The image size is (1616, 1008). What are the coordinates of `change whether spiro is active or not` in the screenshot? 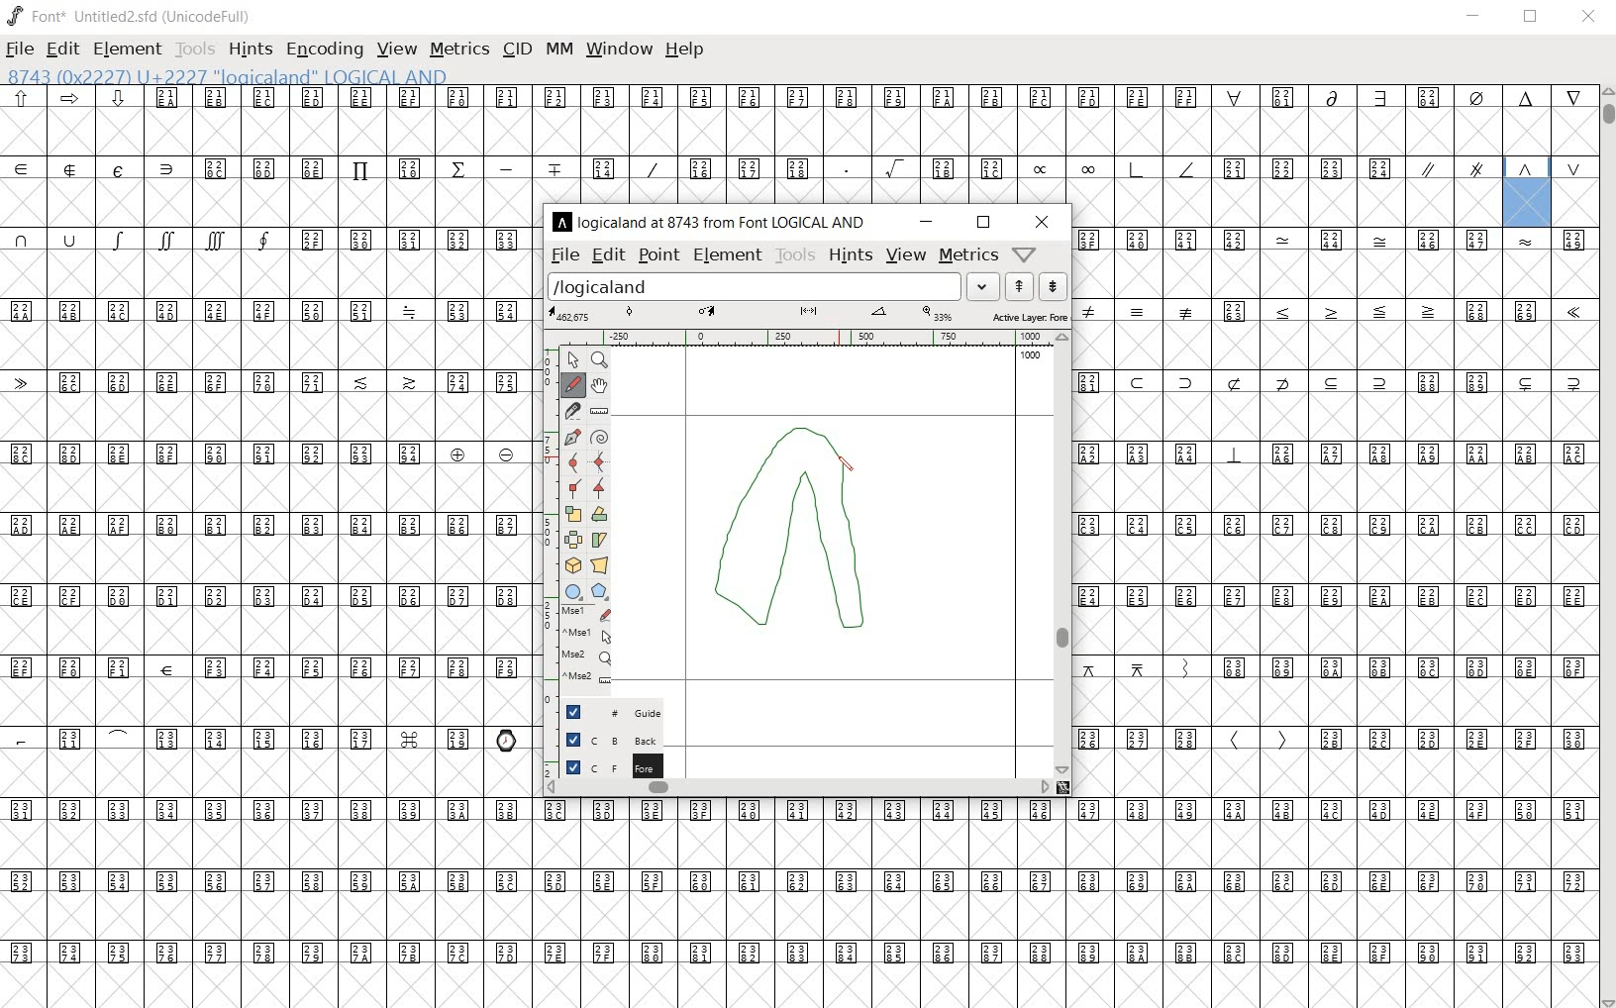 It's located at (601, 438).